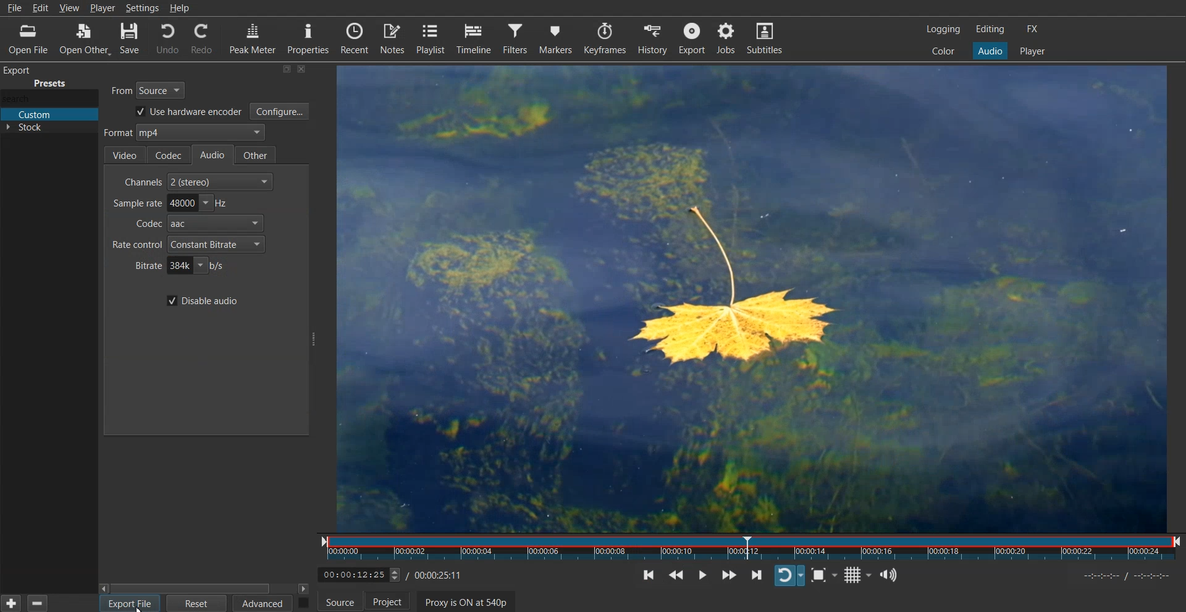 Image resolution: width=1186 pixels, height=612 pixels. I want to click on View, so click(70, 7).